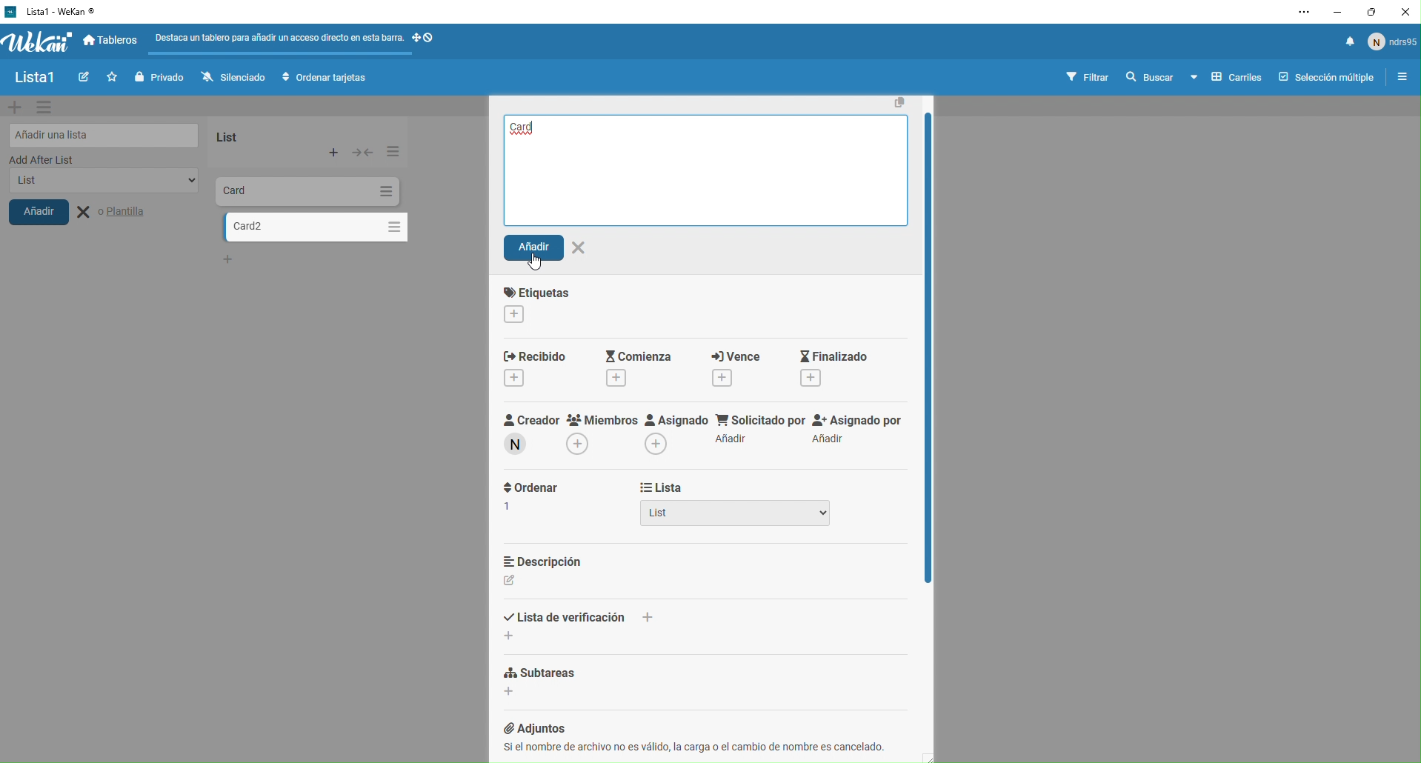 The image size is (1421, 763). I want to click on lista de verification, so click(581, 624).